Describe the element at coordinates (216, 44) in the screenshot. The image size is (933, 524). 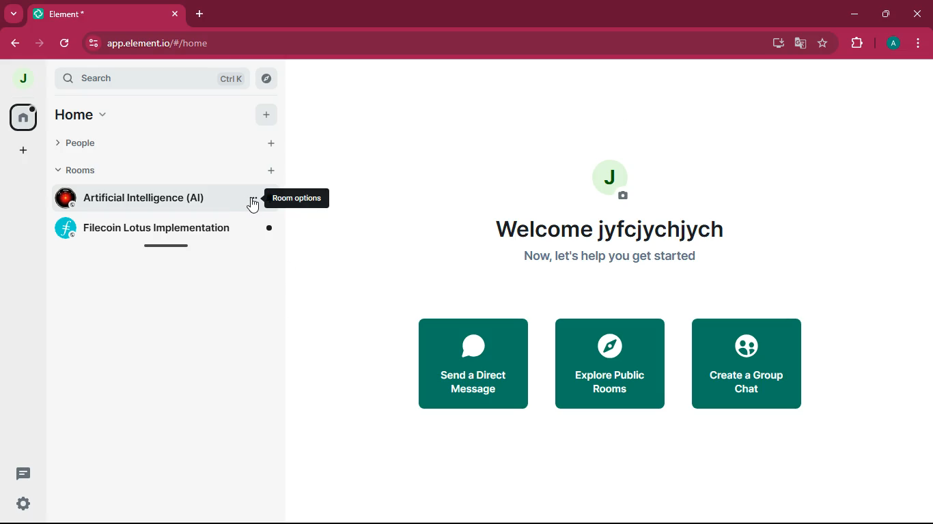
I see `url` at that location.